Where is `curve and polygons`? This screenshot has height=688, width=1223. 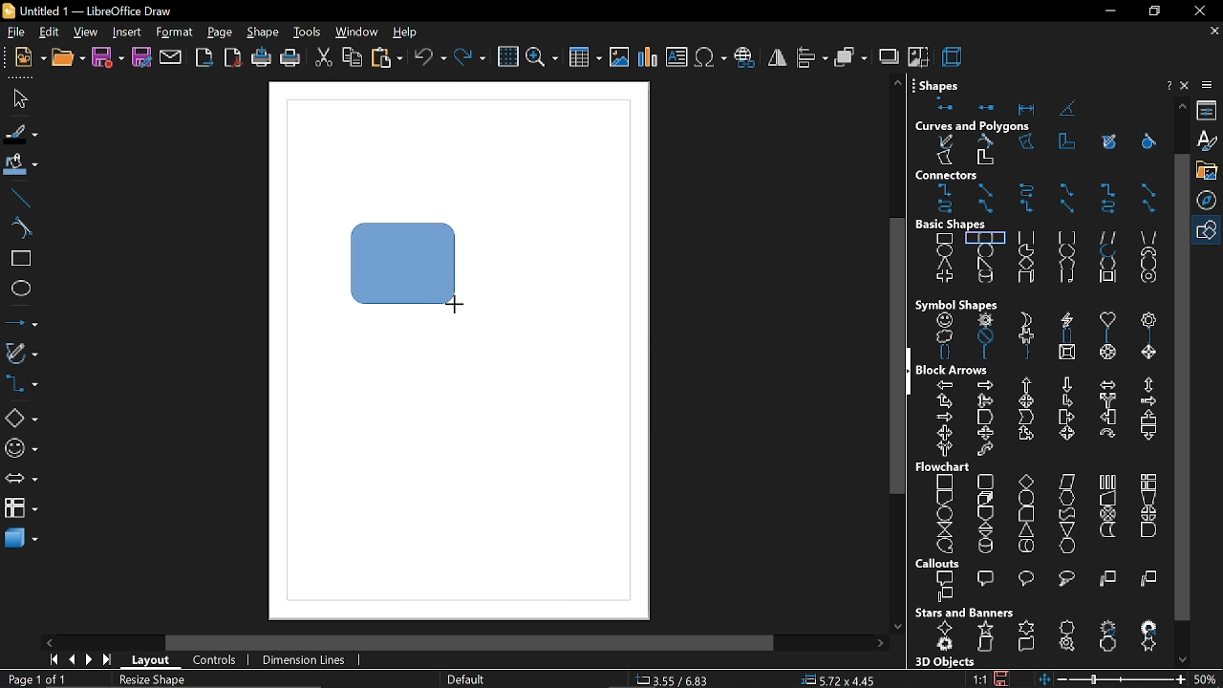 curve and polygons is located at coordinates (22, 355).